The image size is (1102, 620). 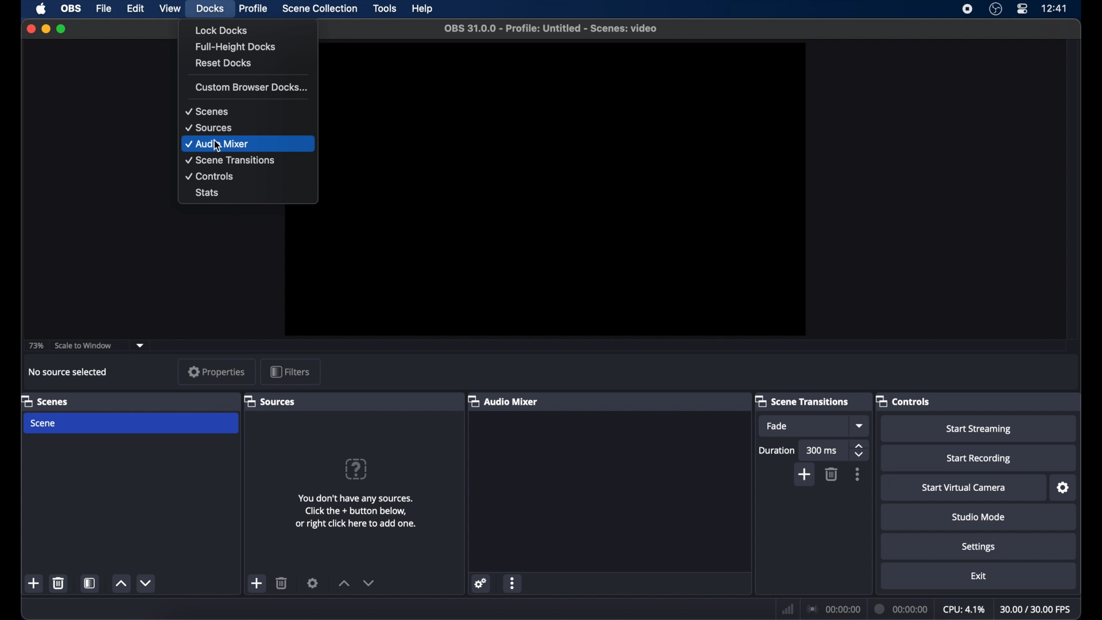 I want to click on 00:00:00, so click(x=833, y=610).